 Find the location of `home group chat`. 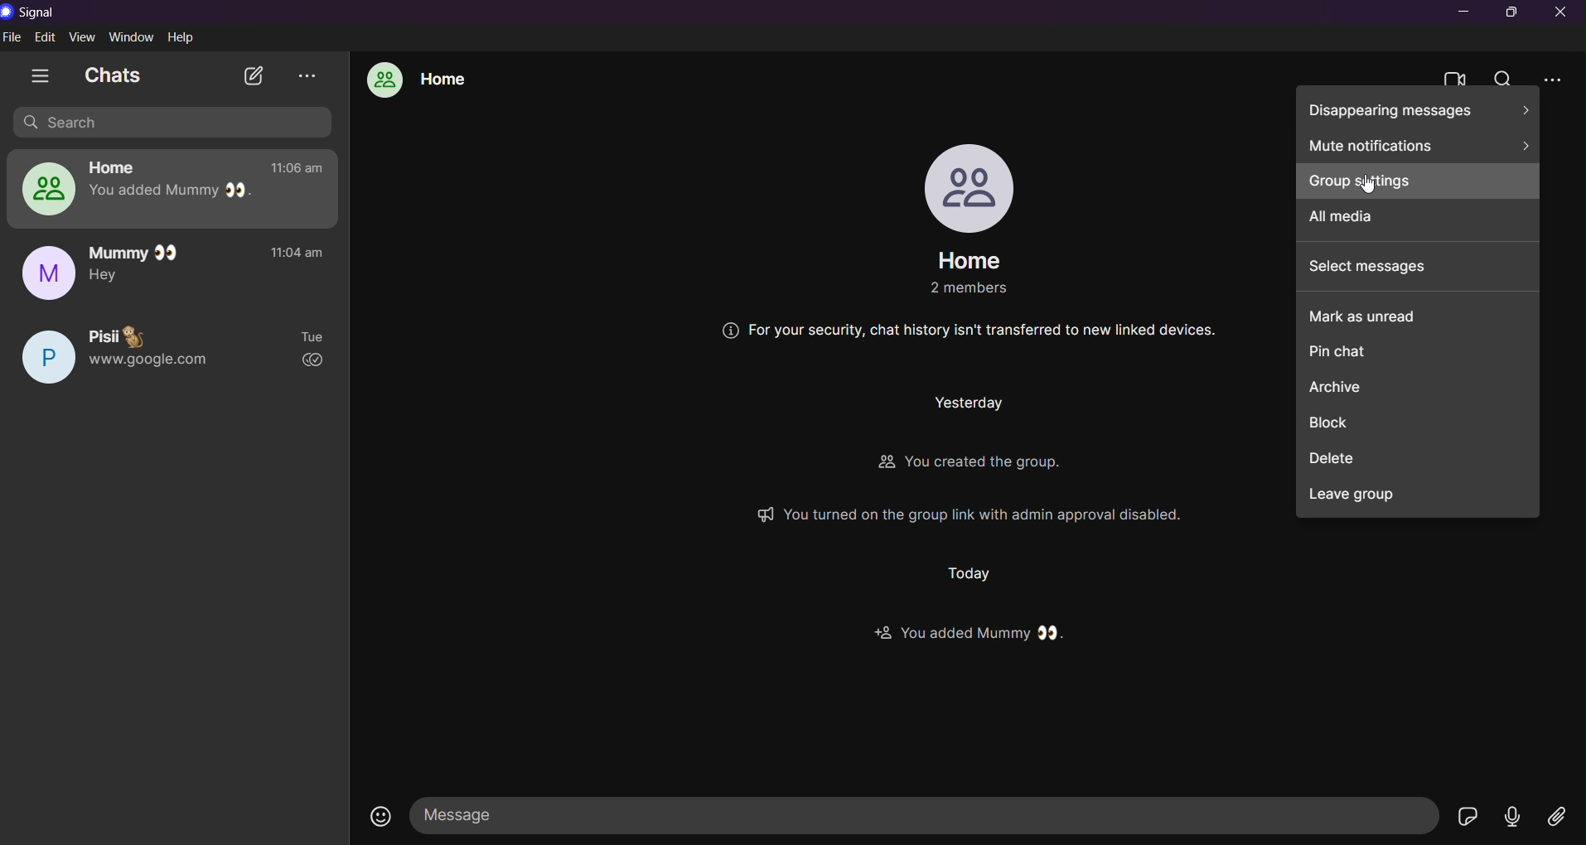

home group chat is located at coordinates (168, 188).